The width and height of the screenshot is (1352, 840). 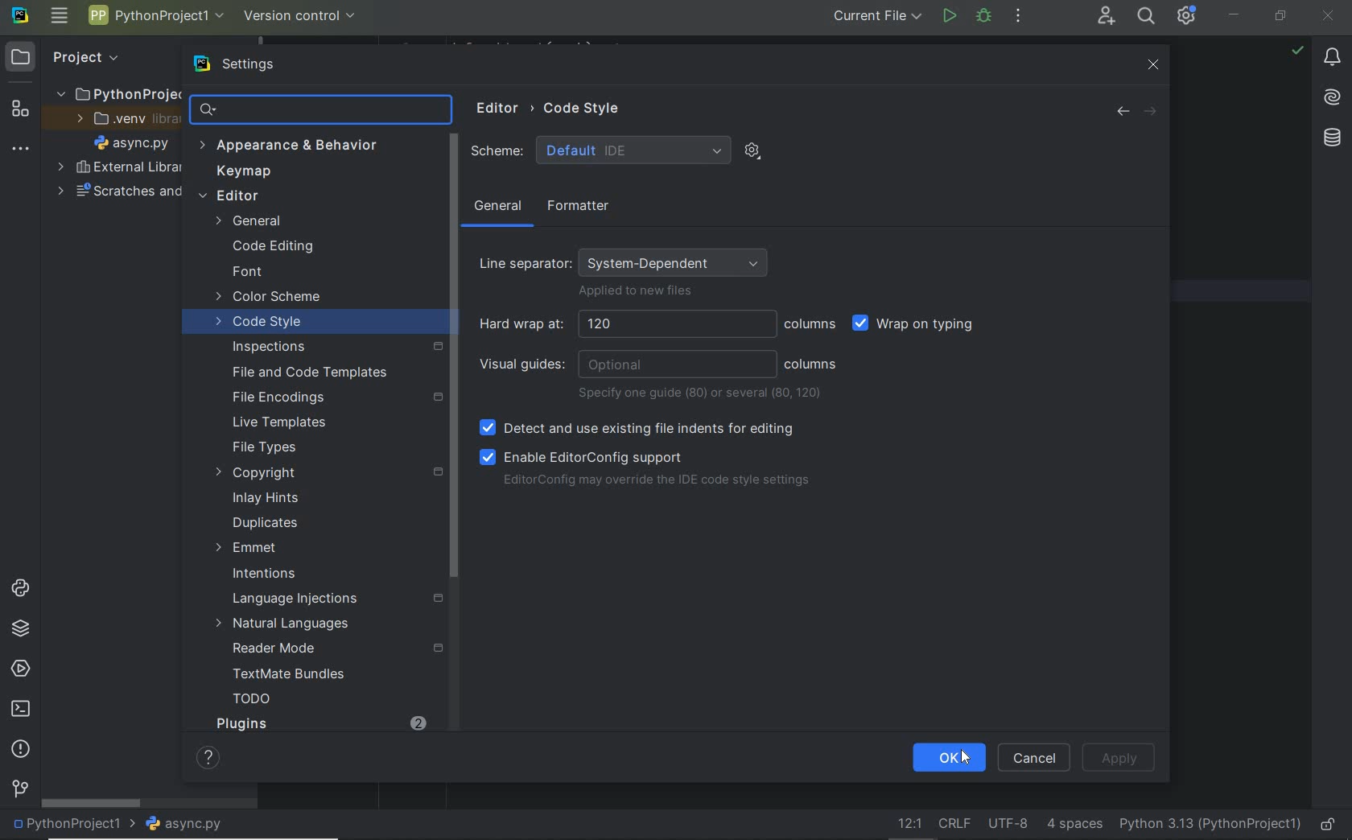 What do you see at coordinates (20, 589) in the screenshot?
I see `python console` at bounding box center [20, 589].